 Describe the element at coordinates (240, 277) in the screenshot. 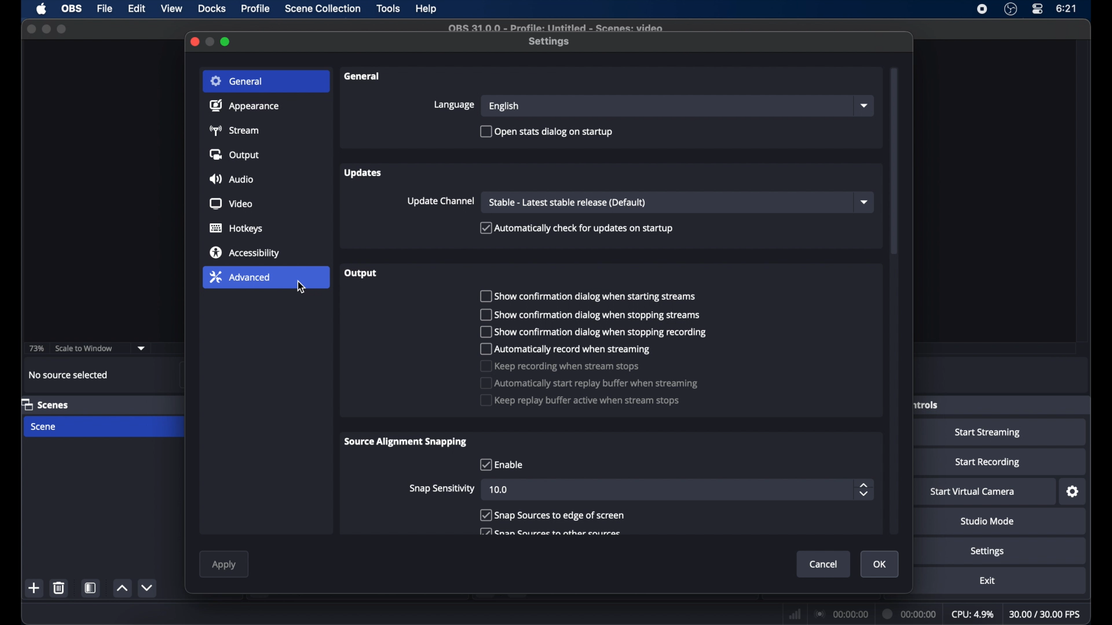

I see `advanced` at that location.